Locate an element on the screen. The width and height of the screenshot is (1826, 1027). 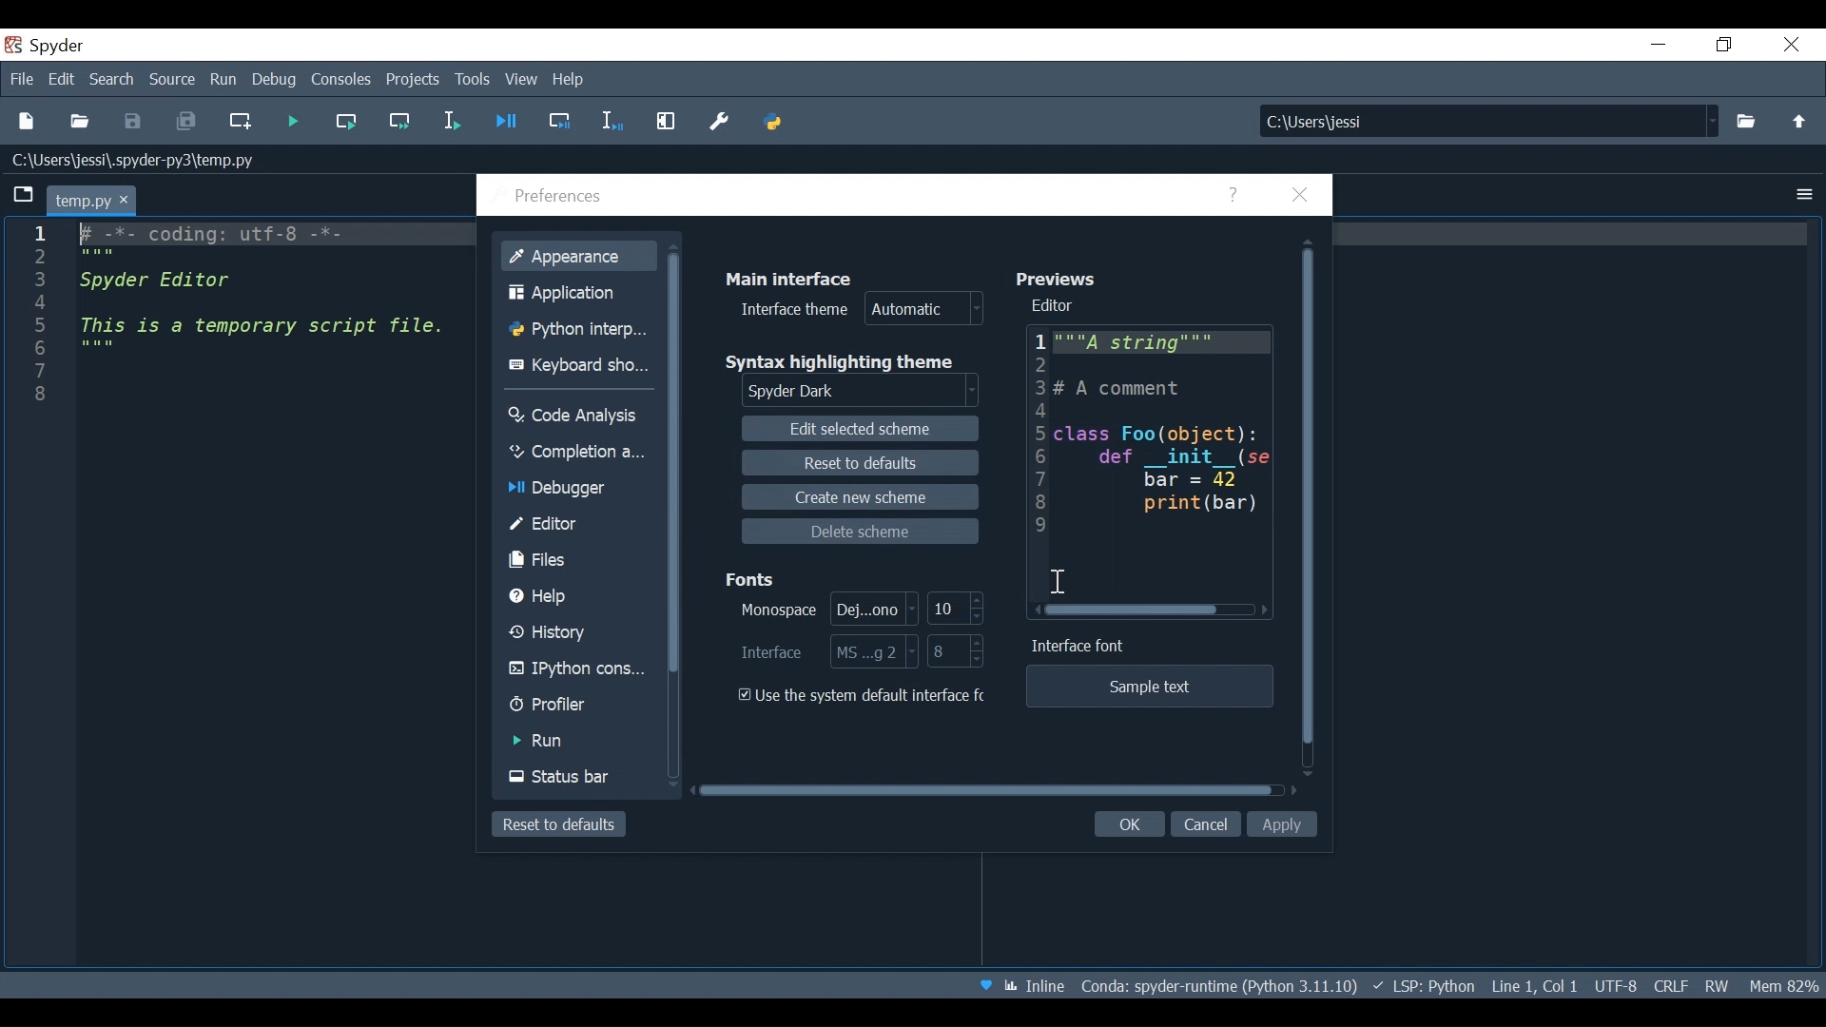
Create new scheme is located at coordinates (860, 496).